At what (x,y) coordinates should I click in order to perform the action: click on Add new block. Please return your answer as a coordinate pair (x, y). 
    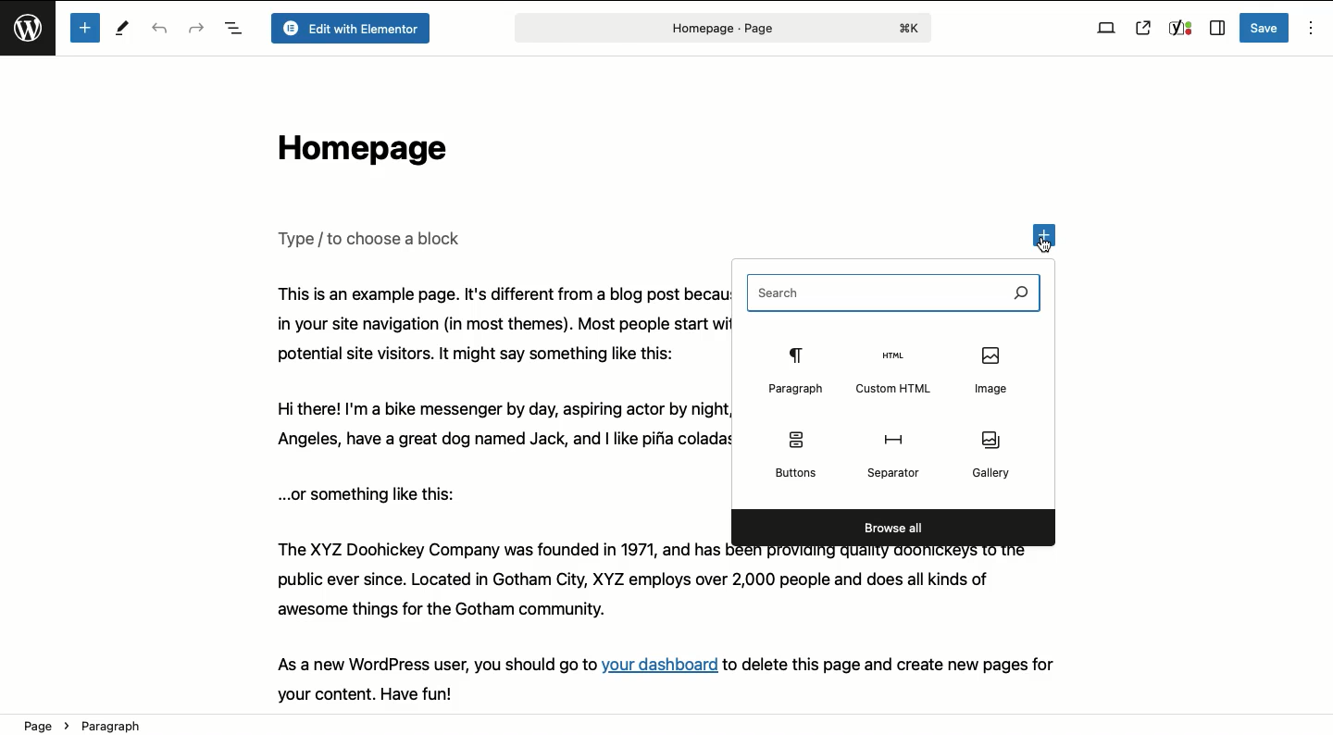
    Looking at the image, I should click on (1049, 233).